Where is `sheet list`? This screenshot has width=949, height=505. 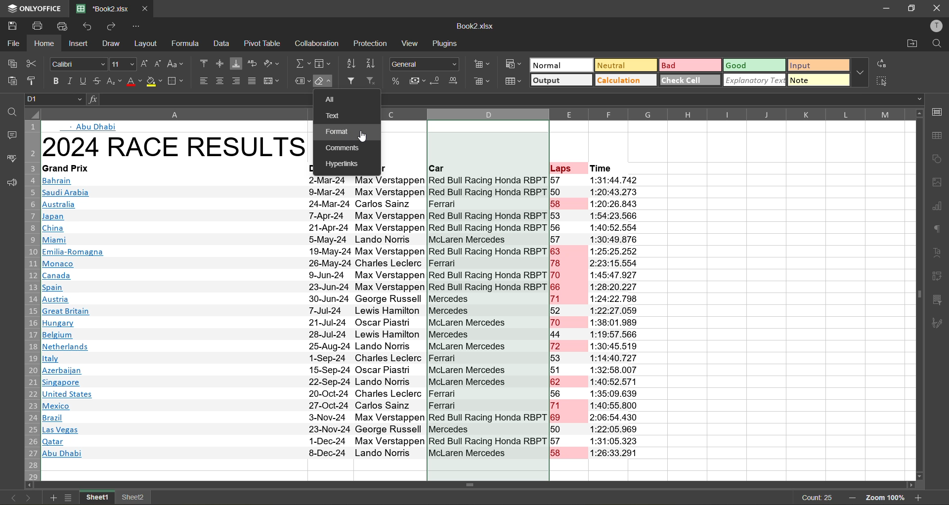
sheet list is located at coordinates (69, 499).